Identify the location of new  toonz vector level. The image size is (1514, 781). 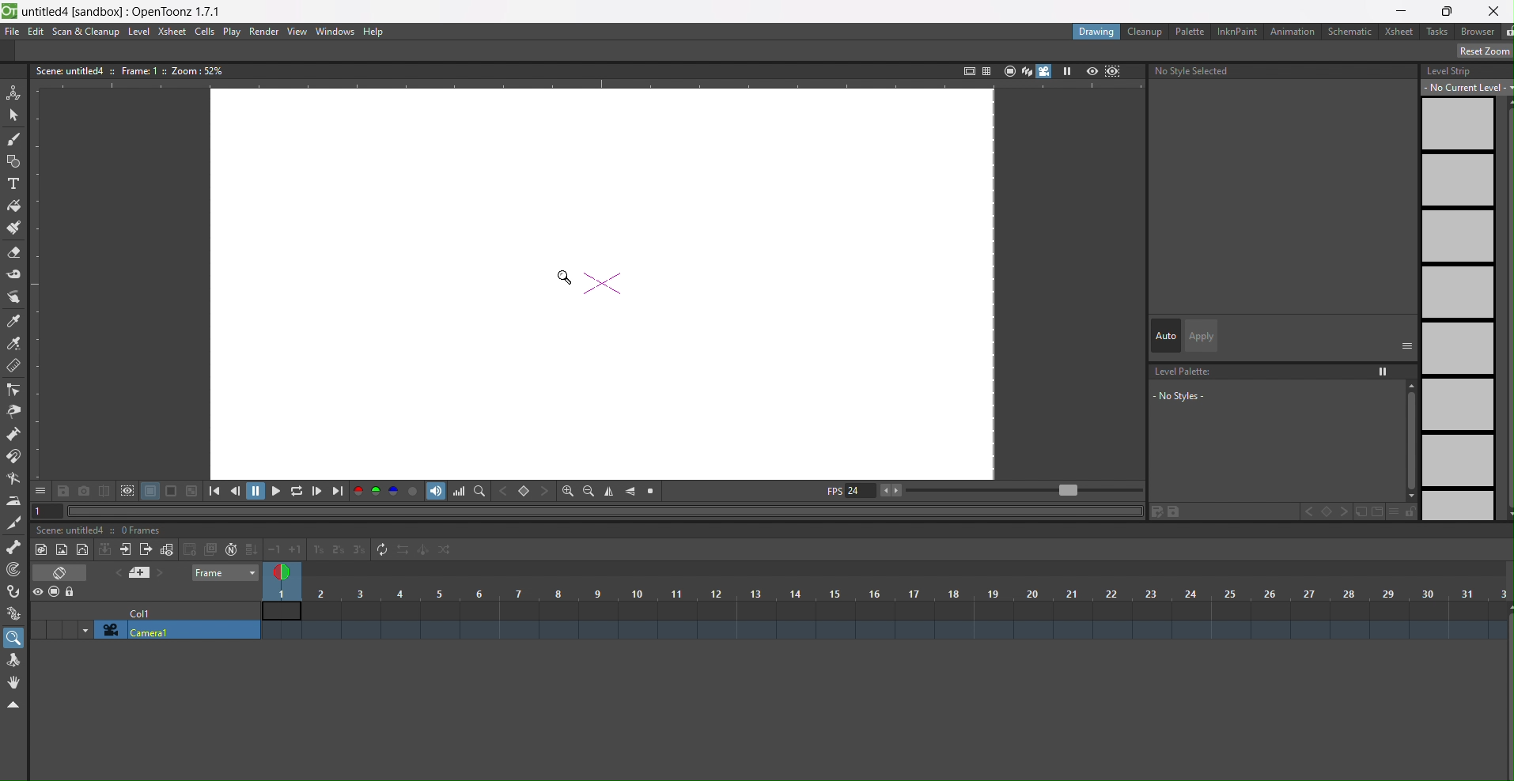
(62, 549).